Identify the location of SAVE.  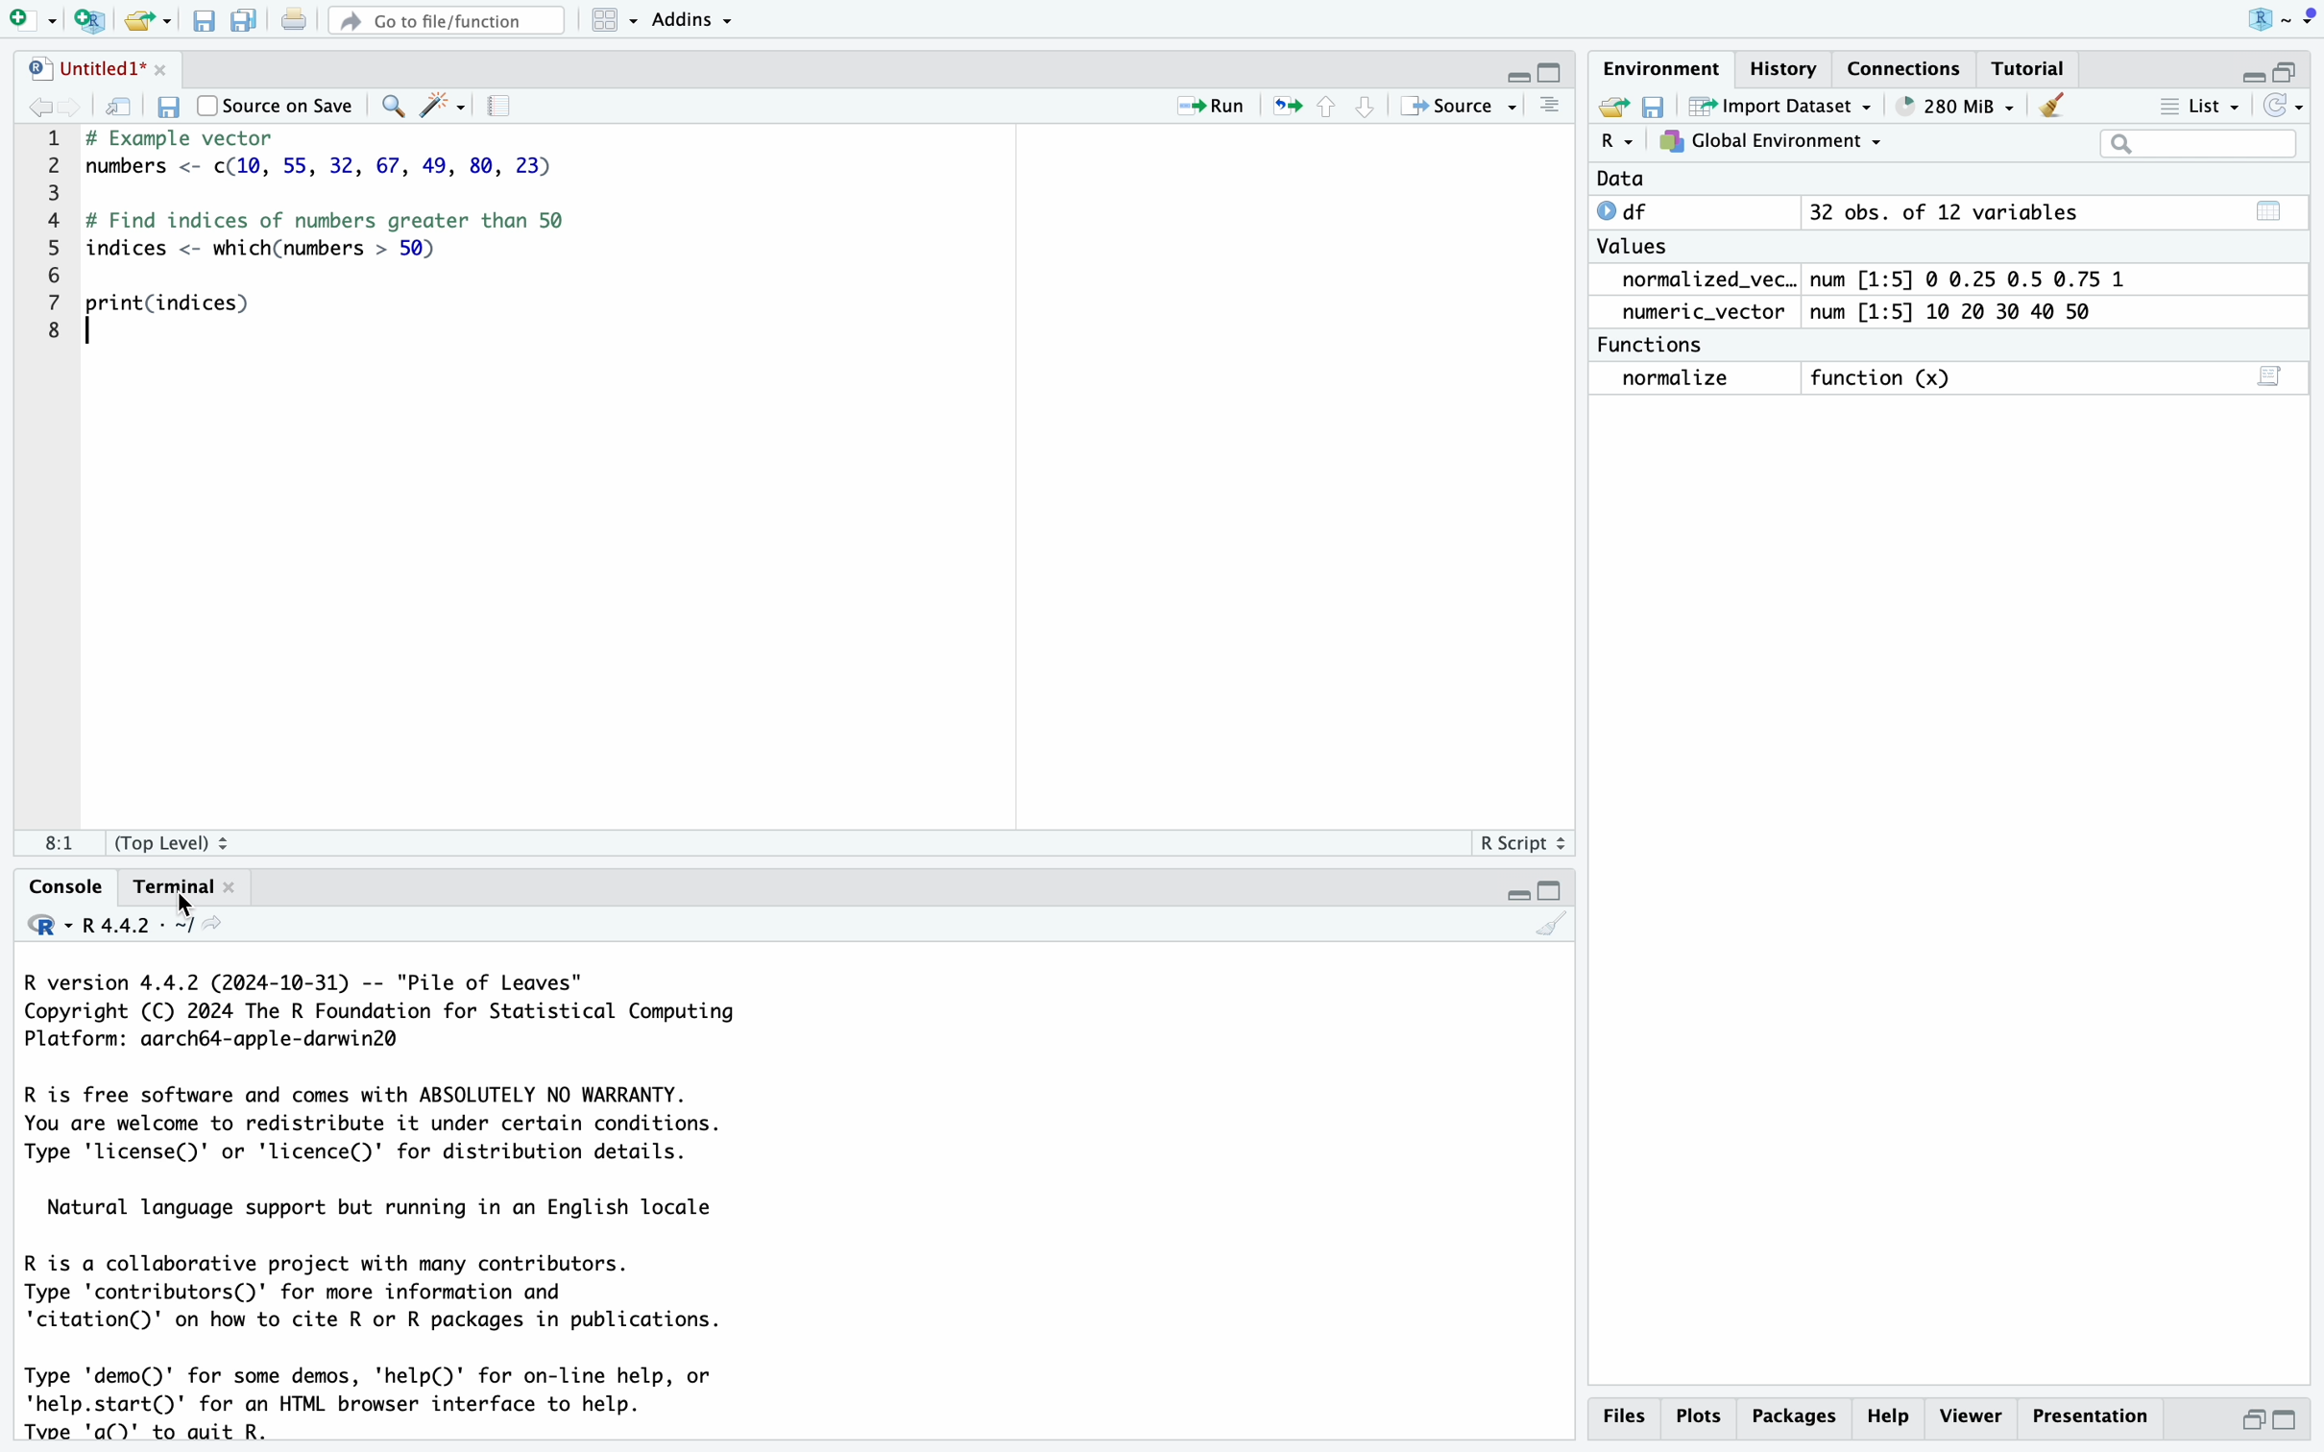
(1654, 107).